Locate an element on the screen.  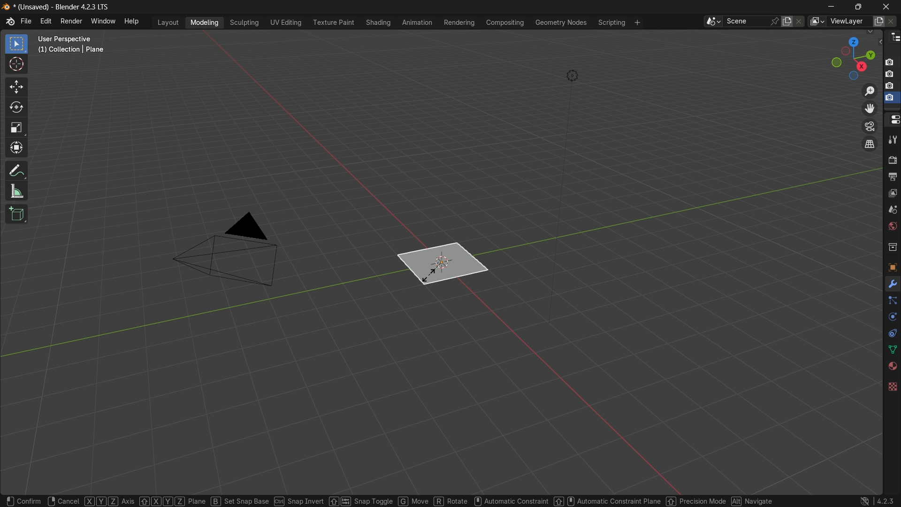
move is located at coordinates (18, 87).